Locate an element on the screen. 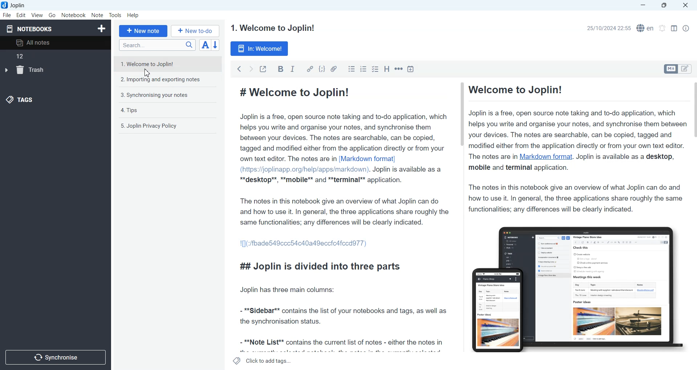 Image resolution: width=697 pixels, height=370 pixels. In: Welcome! is located at coordinates (260, 49).